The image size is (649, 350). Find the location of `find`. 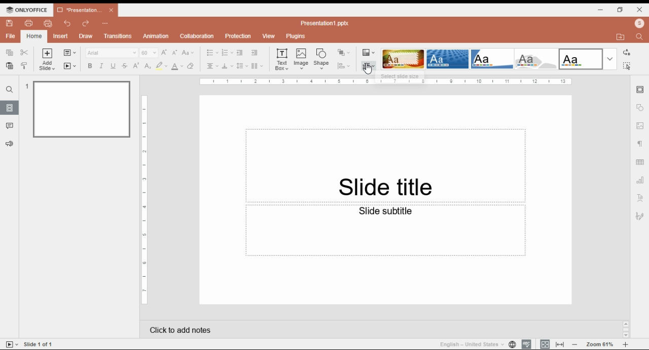

find is located at coordinates (10, 90).